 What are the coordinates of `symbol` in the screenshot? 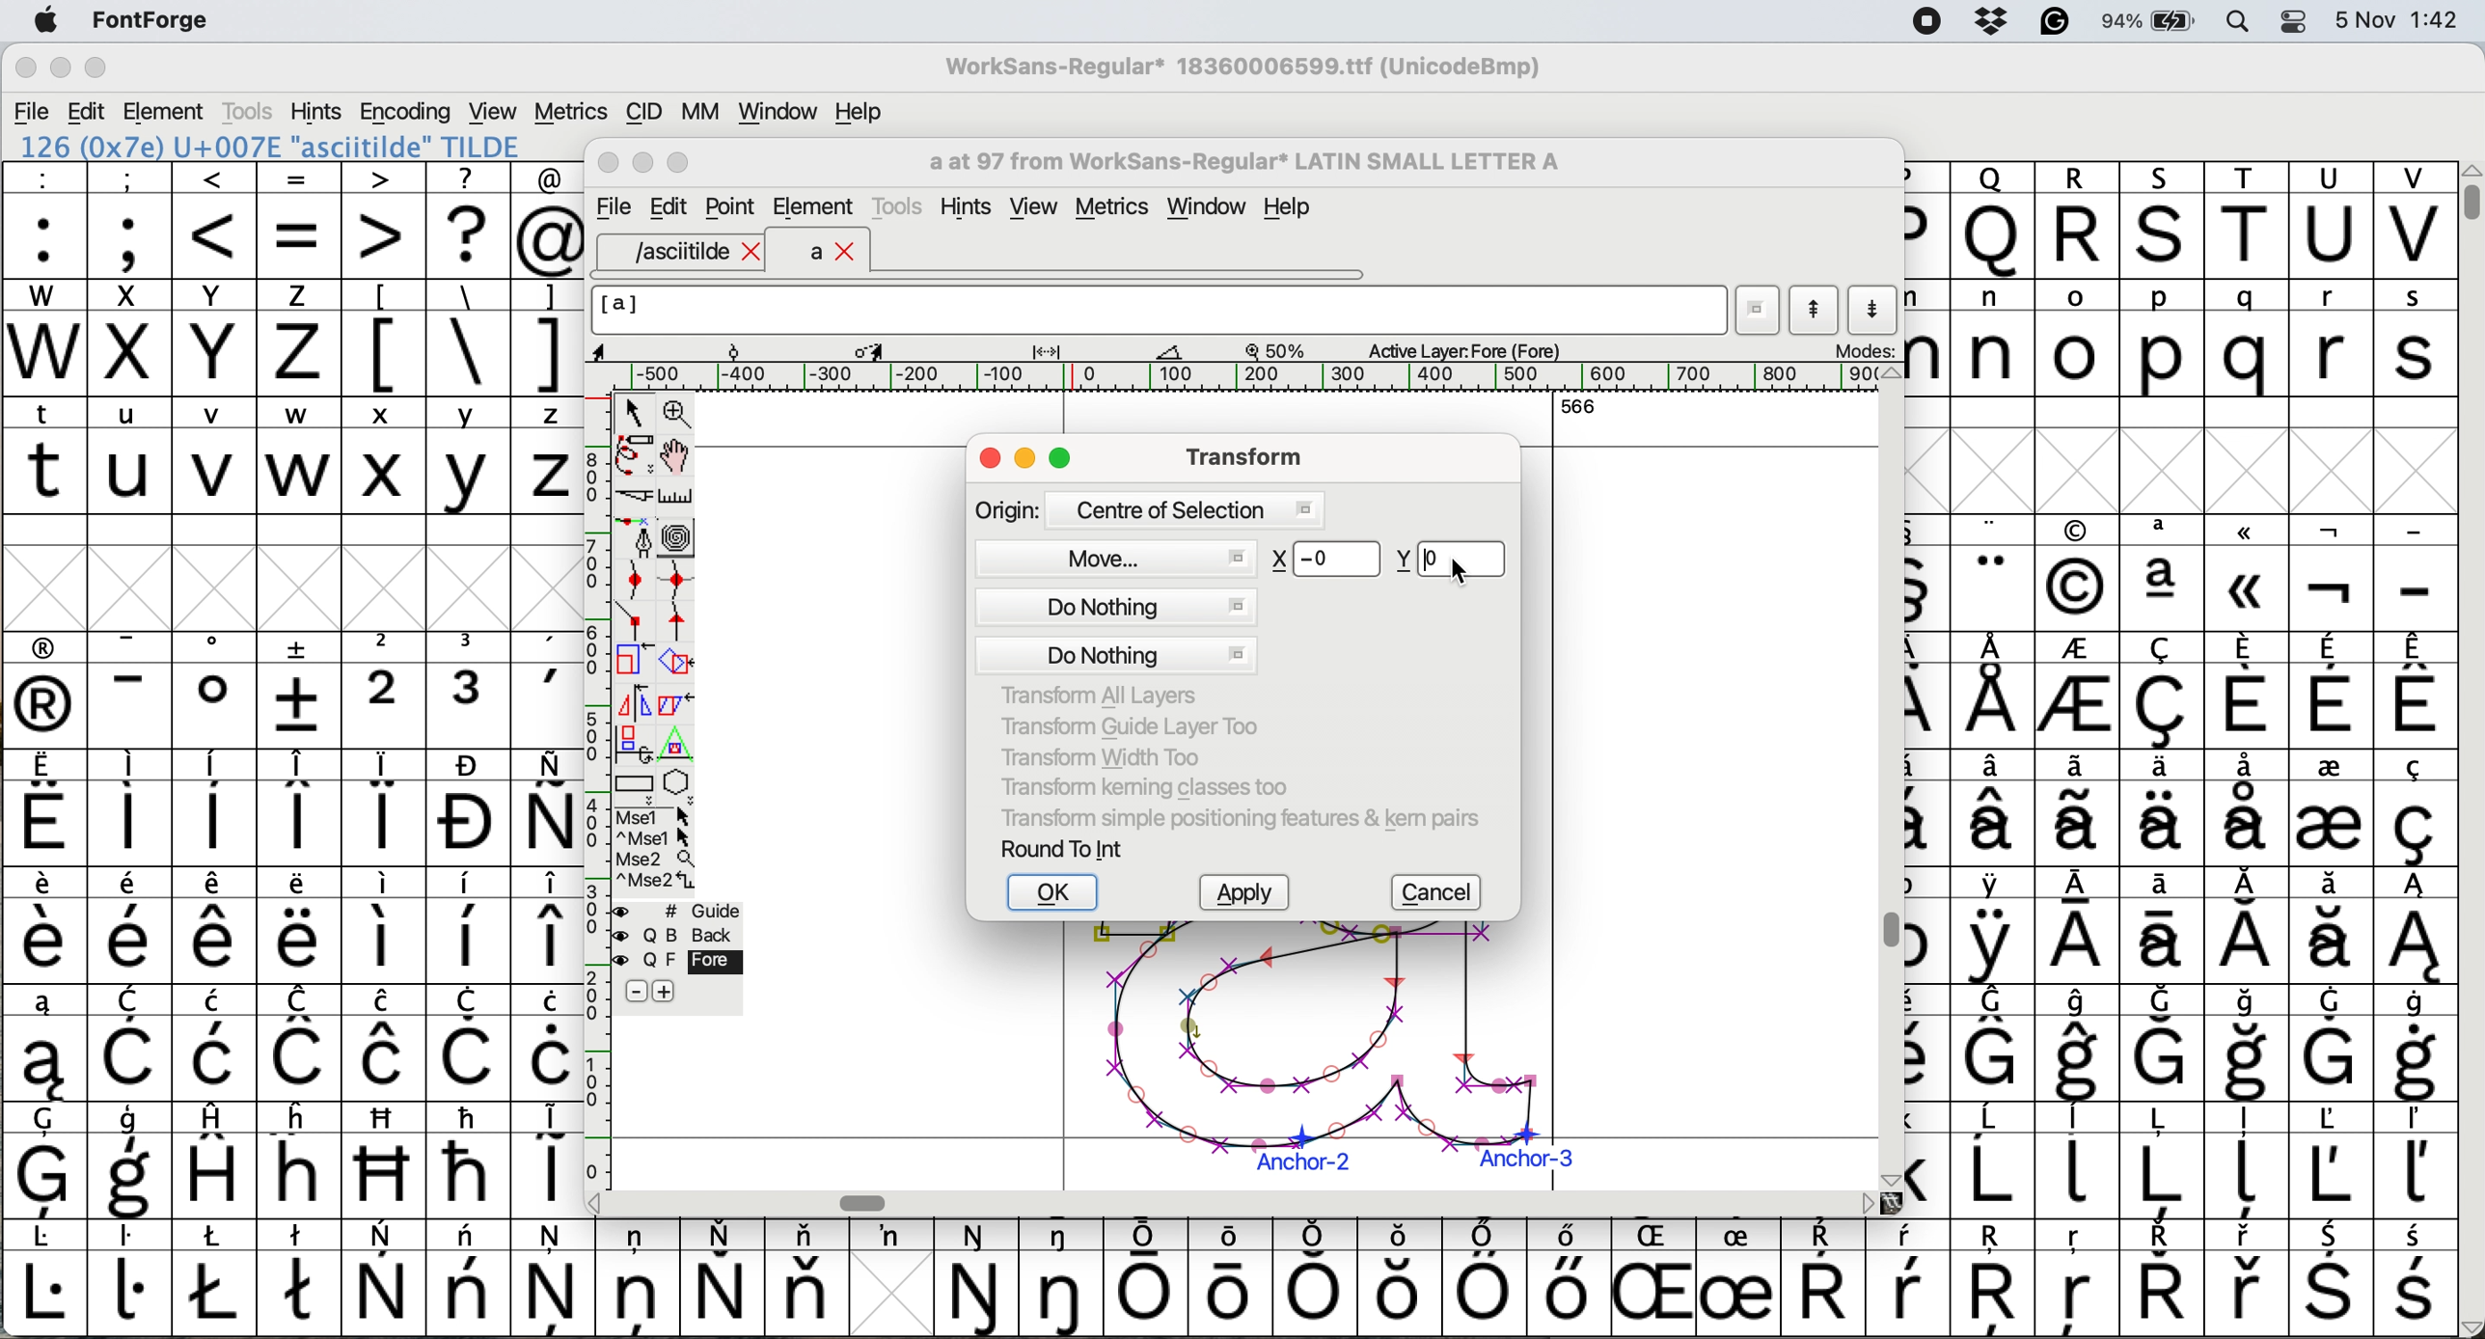 It's located at (2331, 926).